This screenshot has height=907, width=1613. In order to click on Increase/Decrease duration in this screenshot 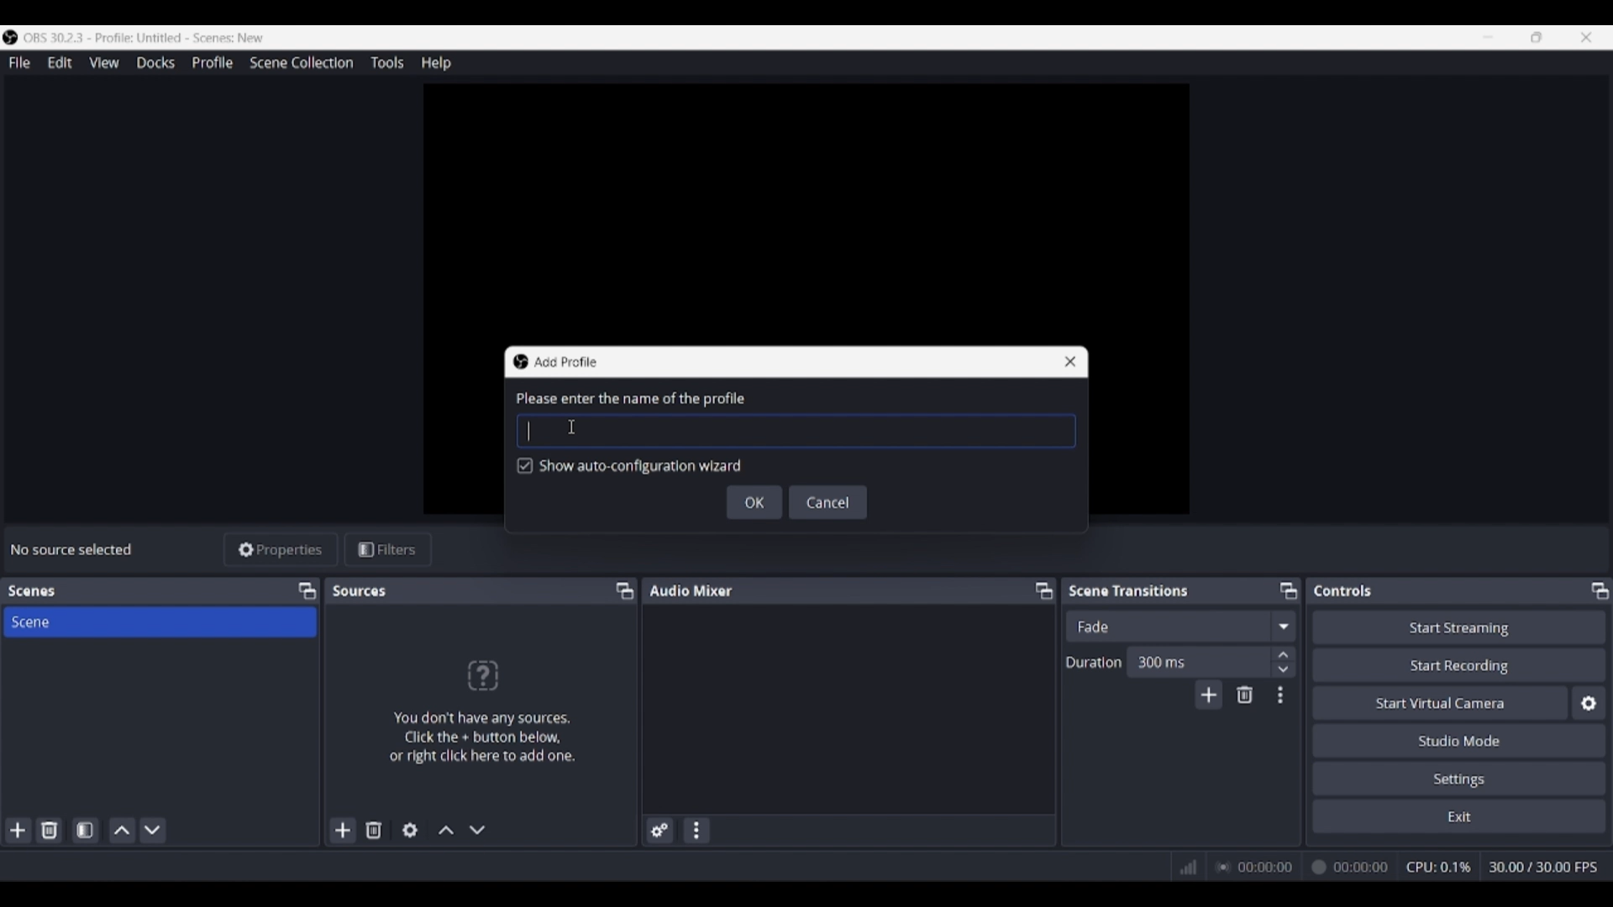, I will do `click(1285, 661)`.